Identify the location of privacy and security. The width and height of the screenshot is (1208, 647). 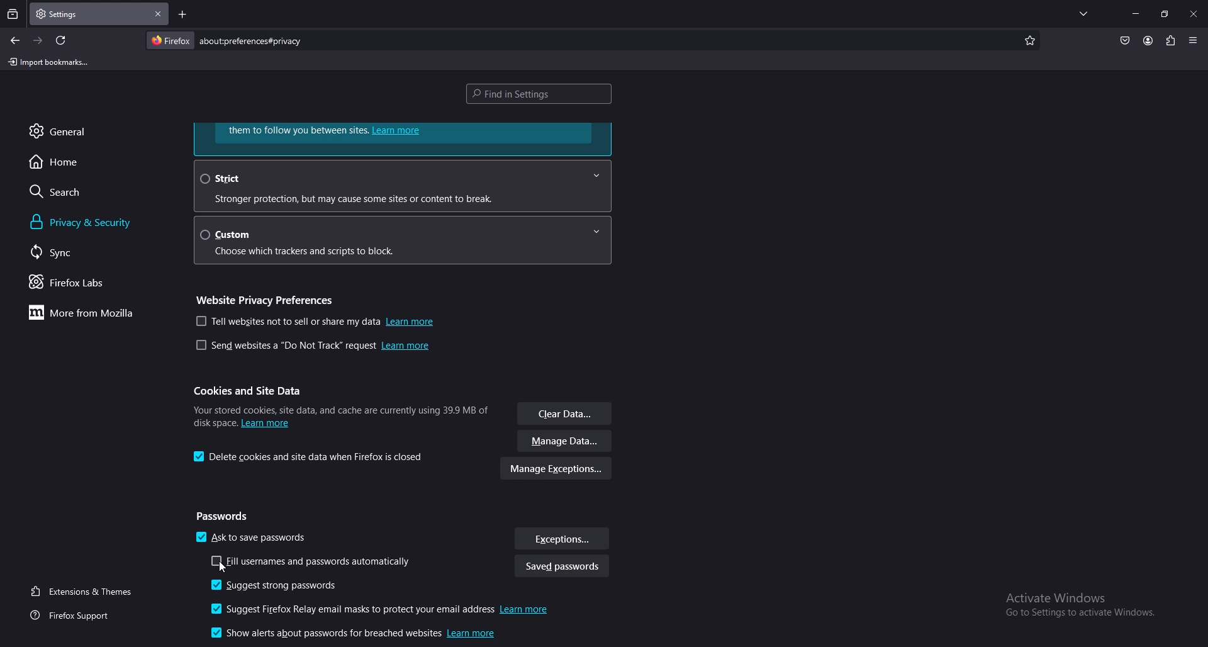
(103, 222).